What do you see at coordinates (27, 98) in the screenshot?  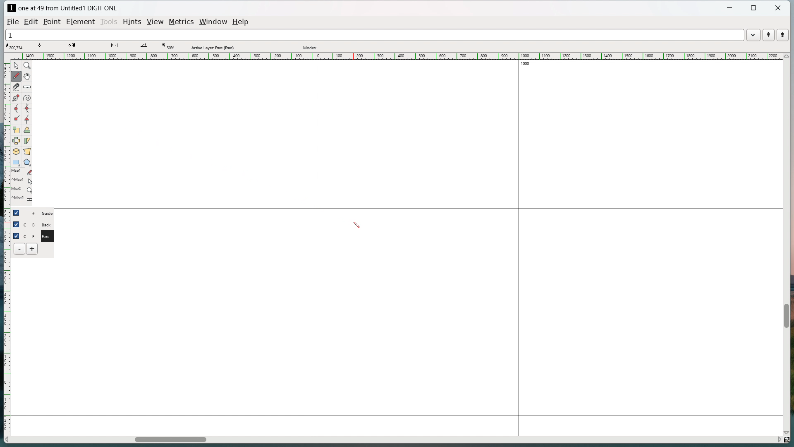 I see `toggle spiral` at bounding box center [27, 98].